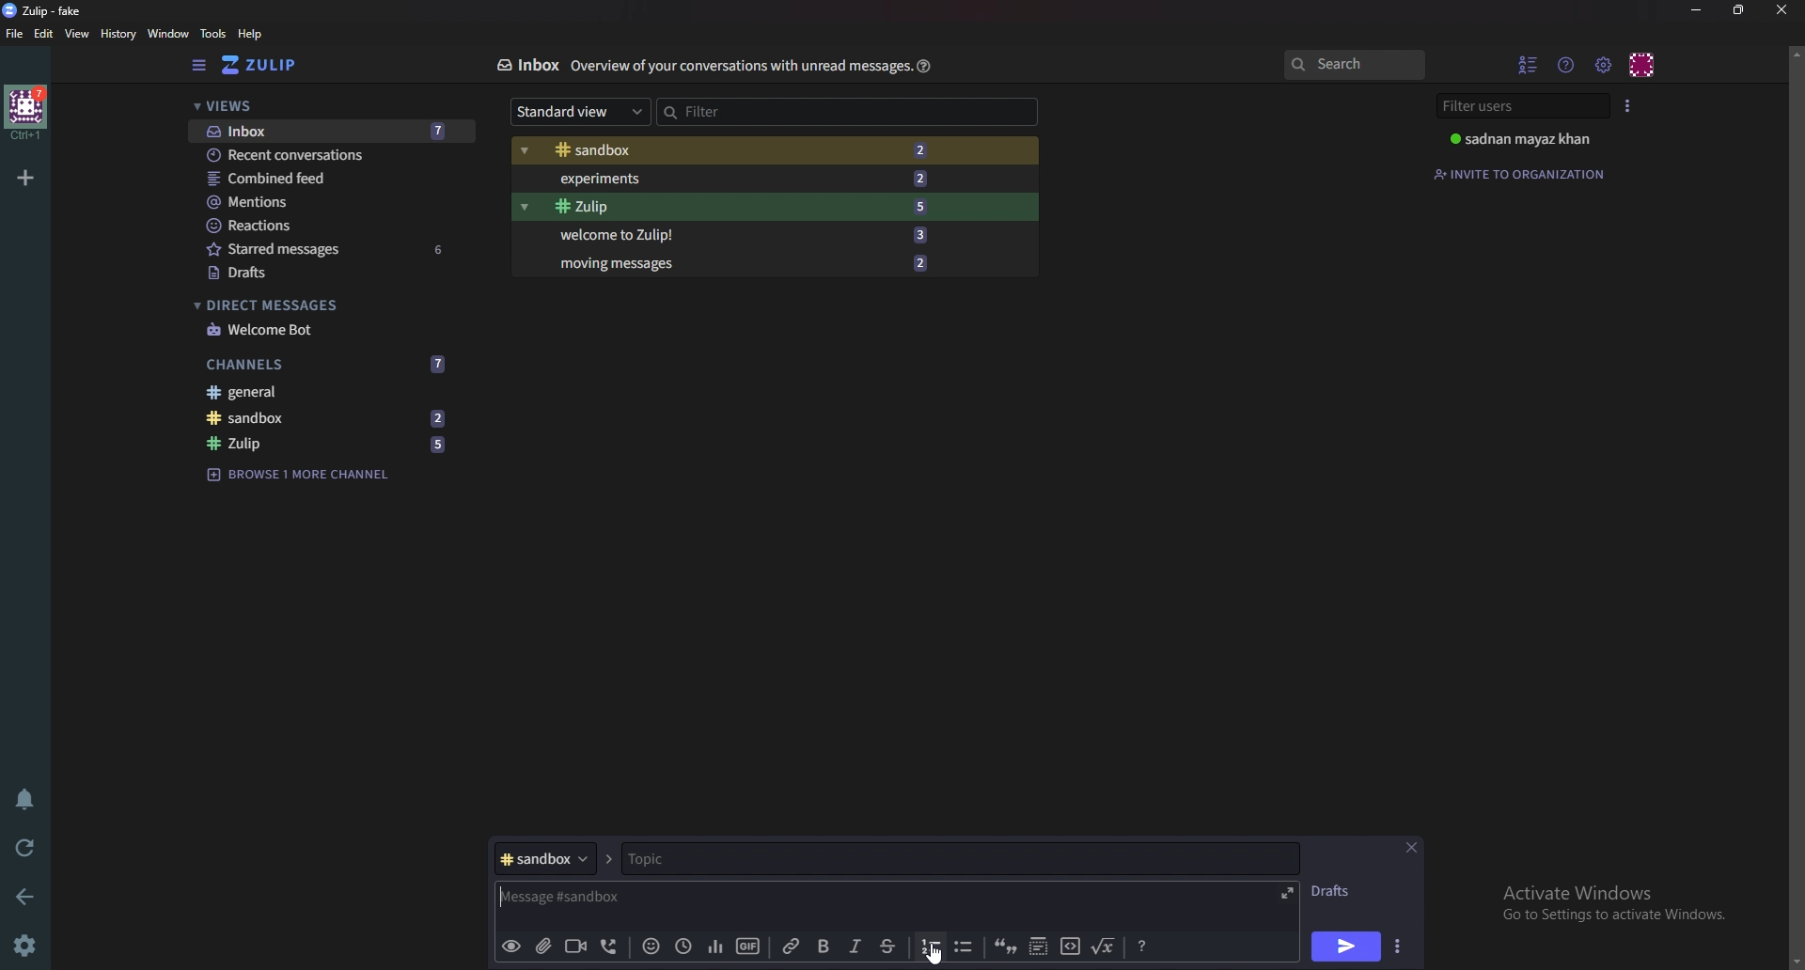 The height and width of the screenshot is (970, 1805). What do you see at coordinates (198, 66) in the screenshot?
I see `Hide sidebar` at bounding box center [198, 66].